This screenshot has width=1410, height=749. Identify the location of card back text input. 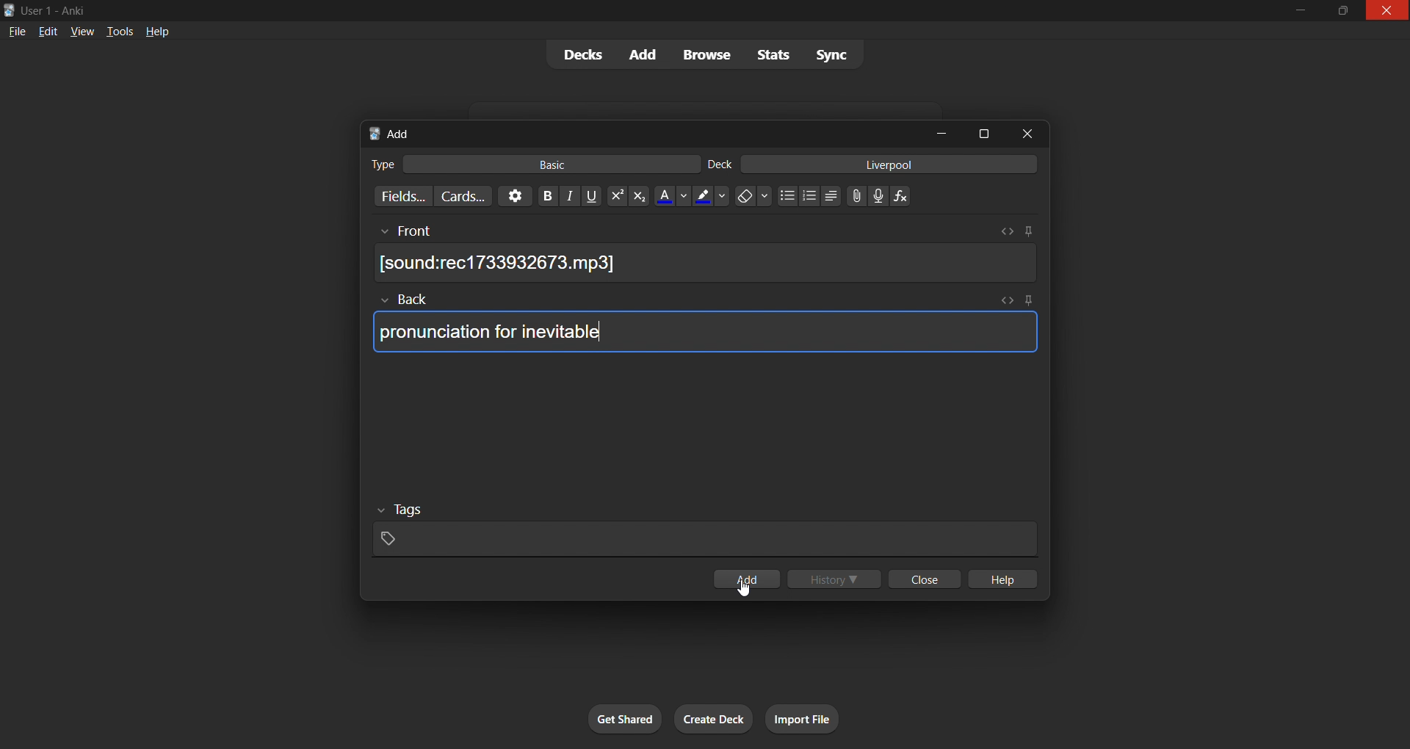
(698, 332).